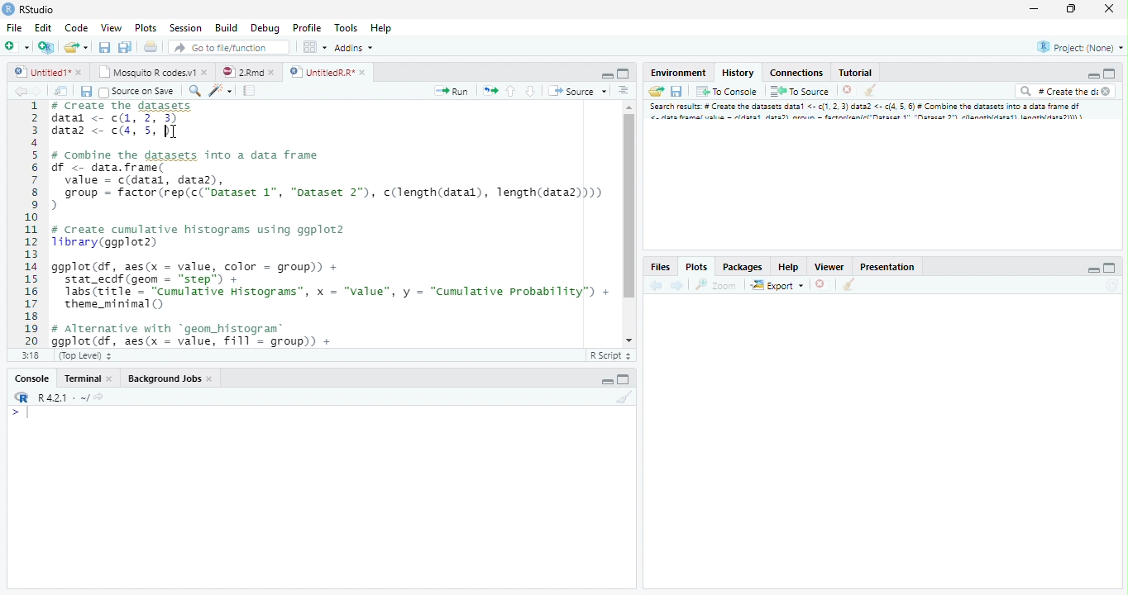 This screenshot has height=595, width=1128. What do you see at coordinates (606, 75) in the screenshot?
I see `Minimize` at bounding box center [606, 75].